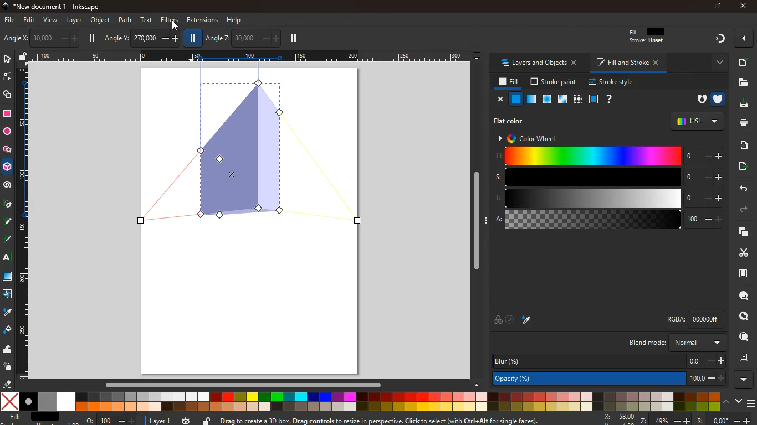 This screenshot has height=425, width=757. Describe the element at coordinates (235, 19) in the screenshot. I see `help` at that location.